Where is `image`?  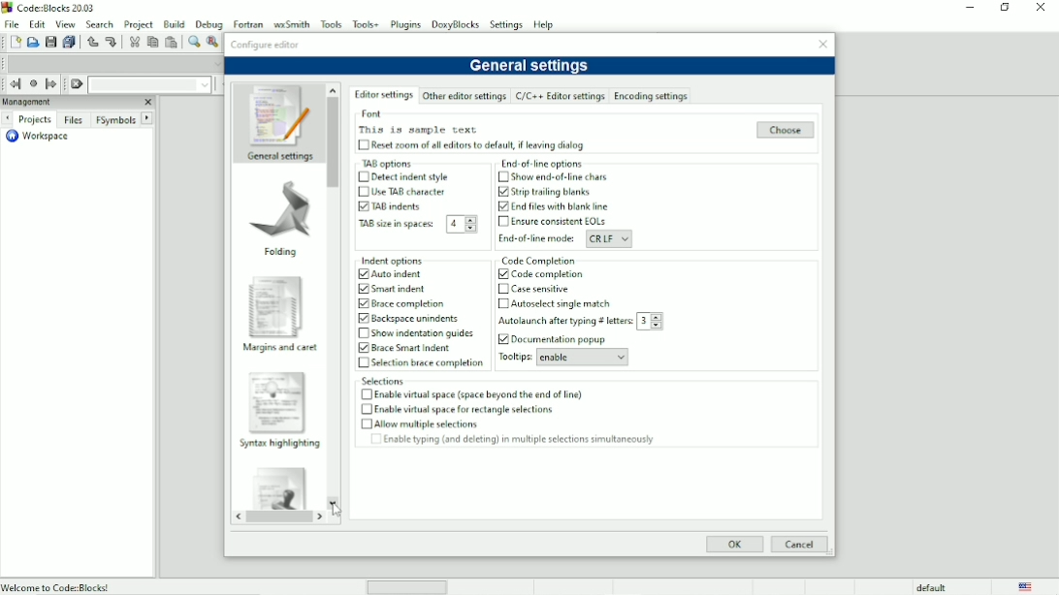
image is located at coordinates (275, 207).